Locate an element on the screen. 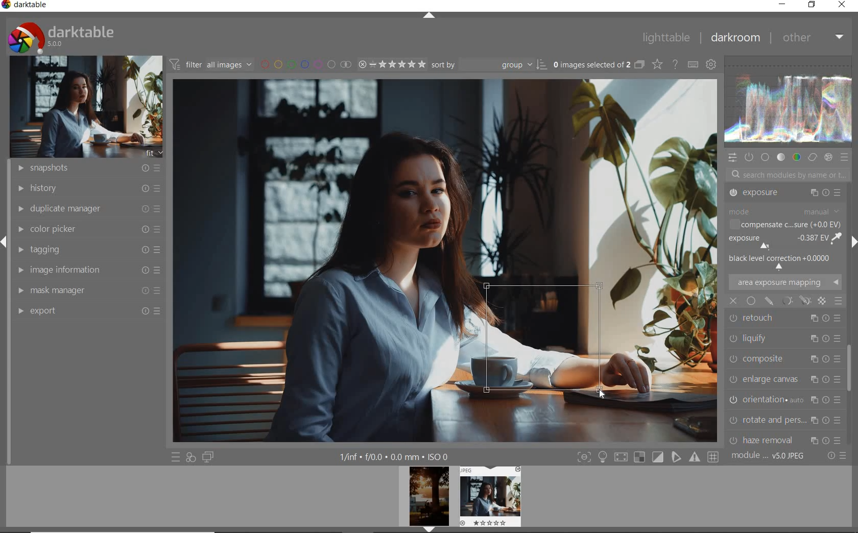 Image resolution: width=858 pixels, height=533 pixels. COLLAPSE GROUPED IMAGE is located at coordinates (639, 65).